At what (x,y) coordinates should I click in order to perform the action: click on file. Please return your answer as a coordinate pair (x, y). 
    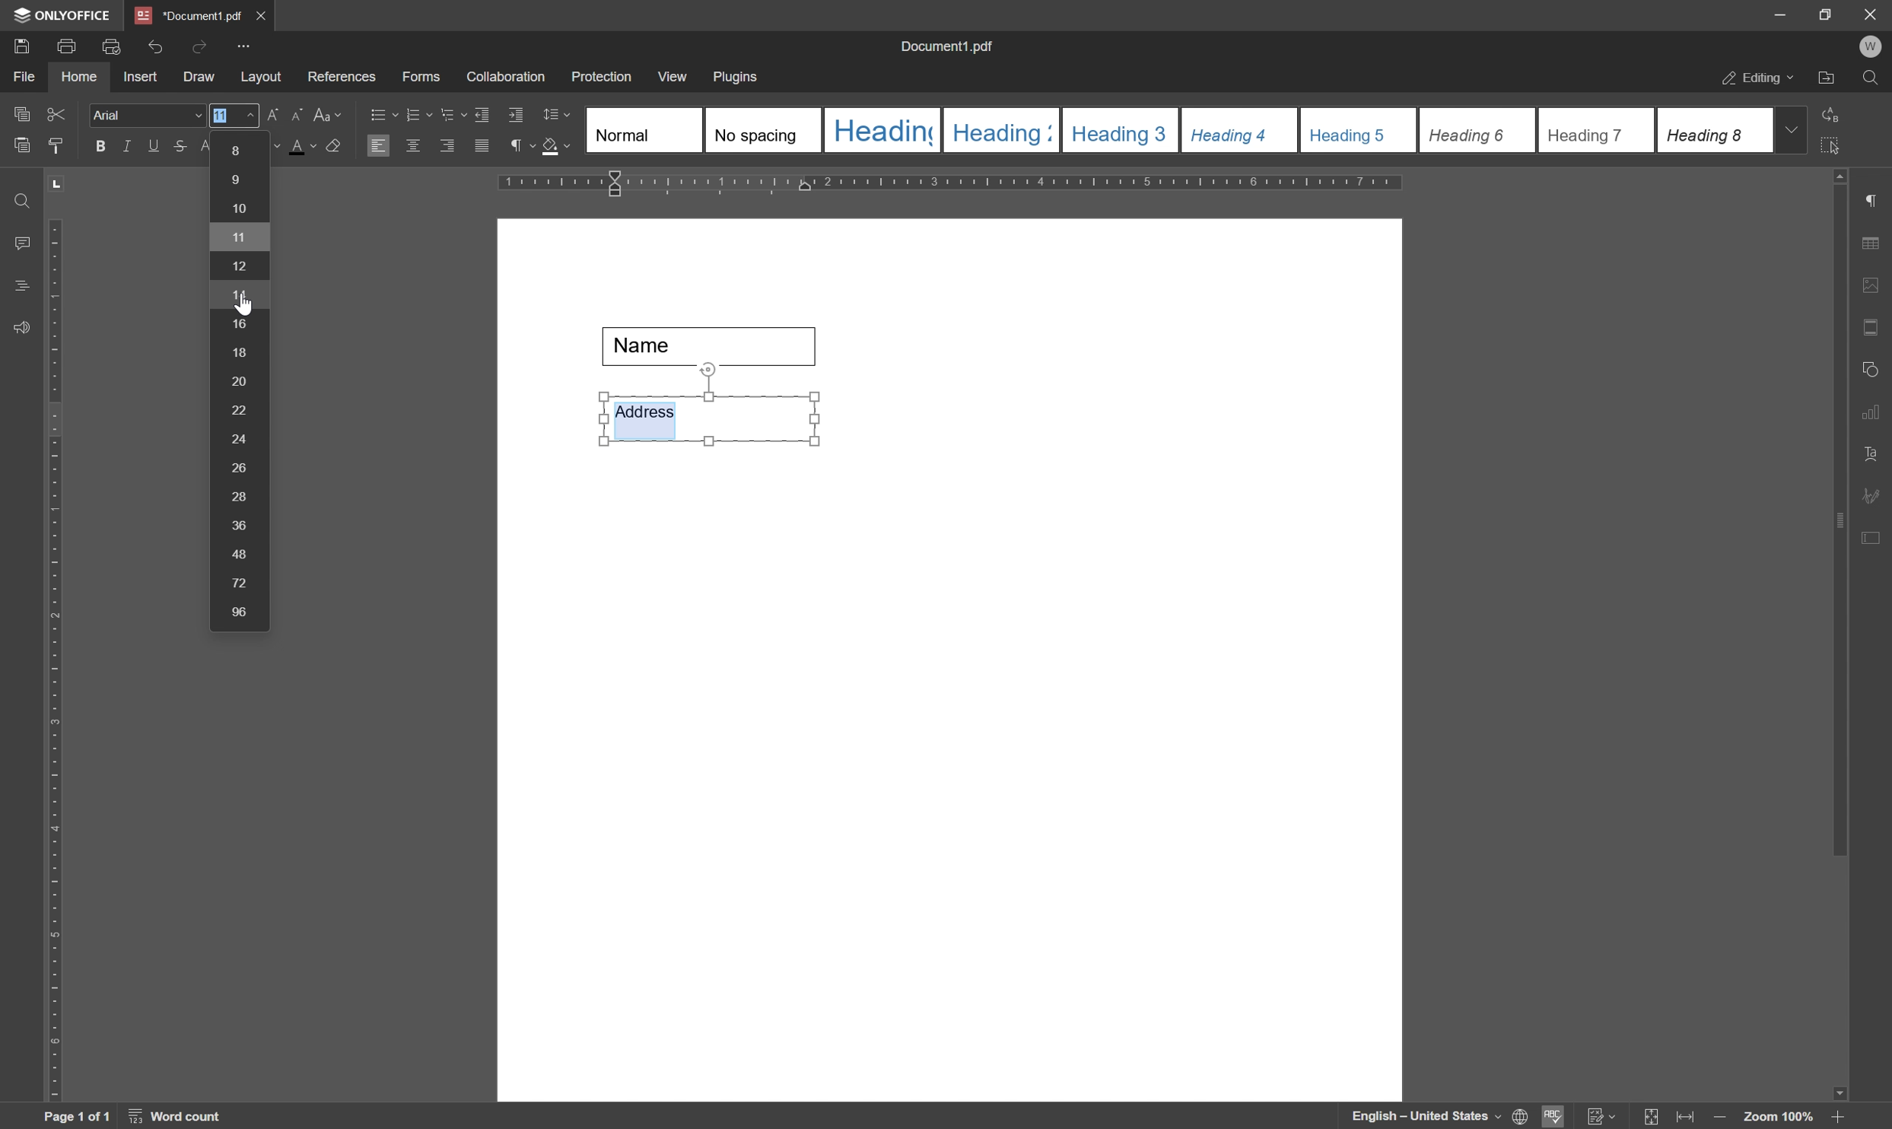
    Looking at the image, I should click on (21, 77).